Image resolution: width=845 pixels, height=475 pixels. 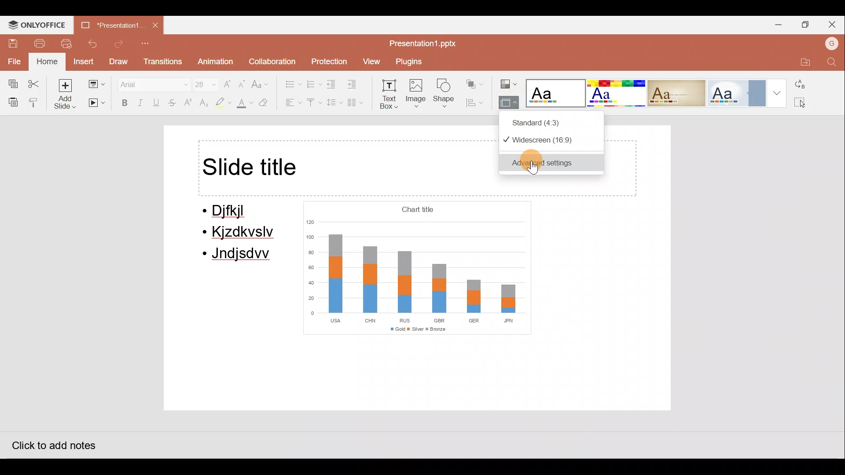 I want to click on Minimize, so click(x=776, y=23).